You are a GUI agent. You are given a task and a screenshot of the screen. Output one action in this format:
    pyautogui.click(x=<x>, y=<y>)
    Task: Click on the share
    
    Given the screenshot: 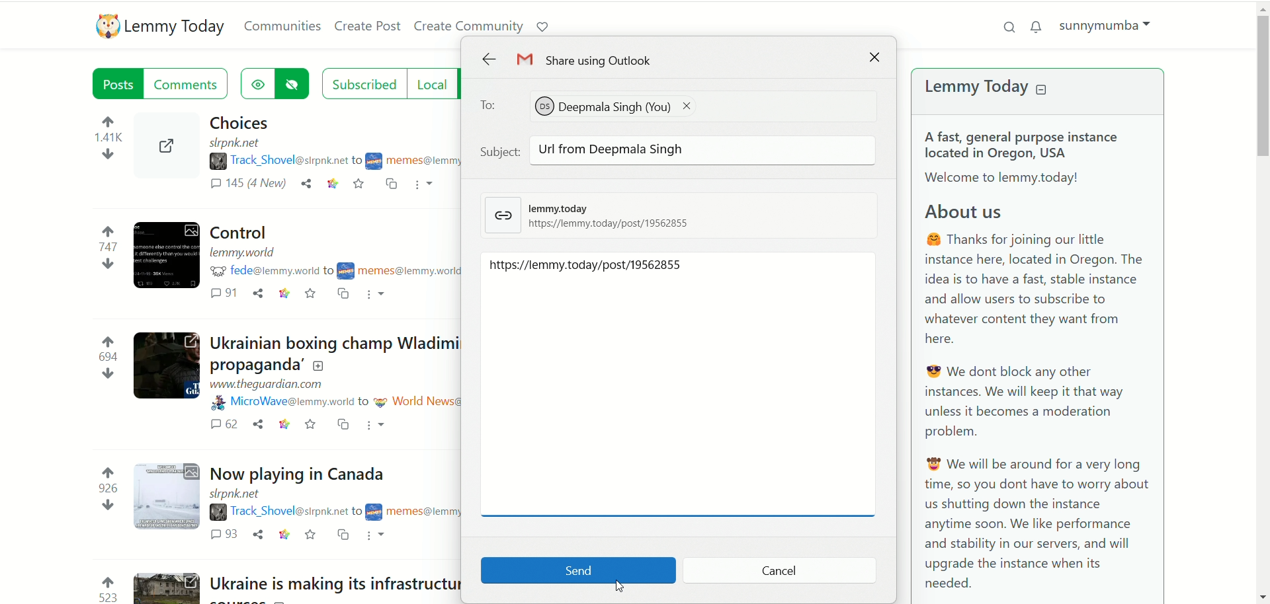 What is the action you would take?
    pyautogui.click(x=258, y=293)
    